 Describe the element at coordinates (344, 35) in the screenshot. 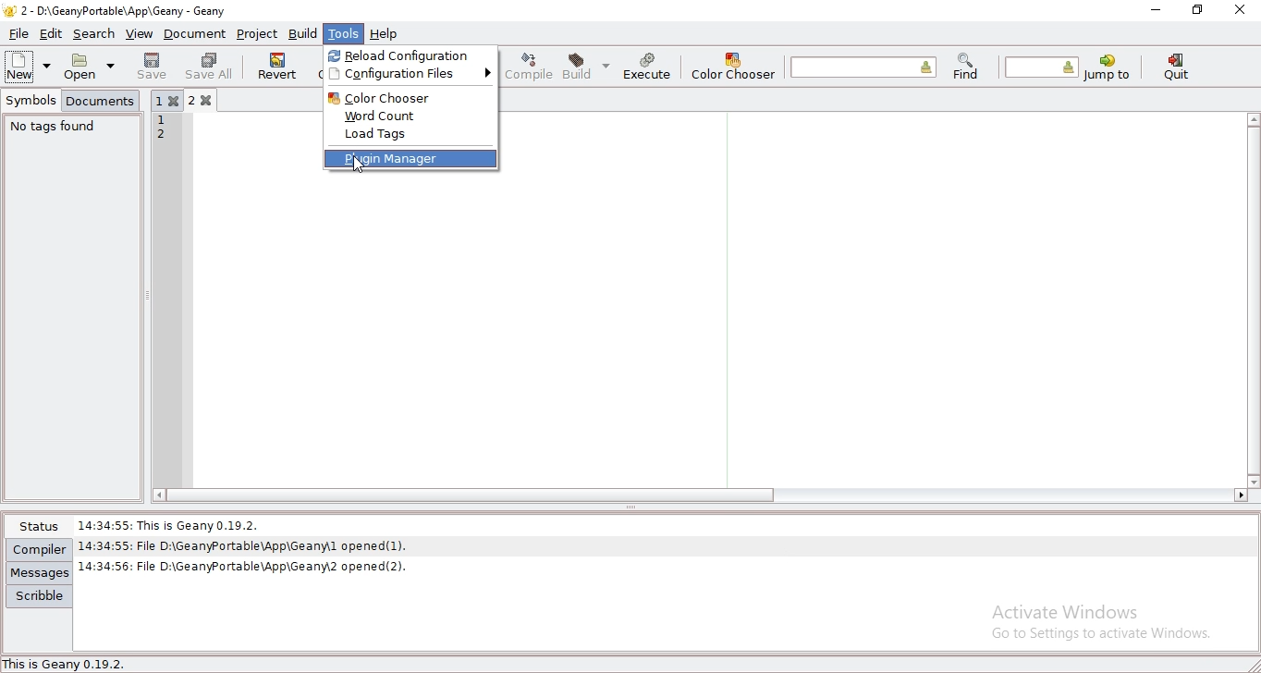

I see `tools` at that location.